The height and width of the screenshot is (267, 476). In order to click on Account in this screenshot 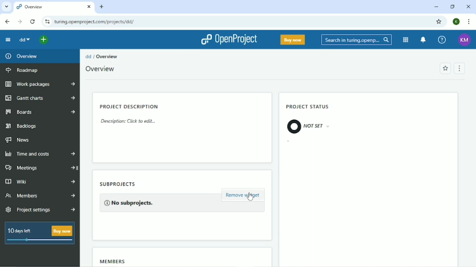, I will do `click(464, 40)`.